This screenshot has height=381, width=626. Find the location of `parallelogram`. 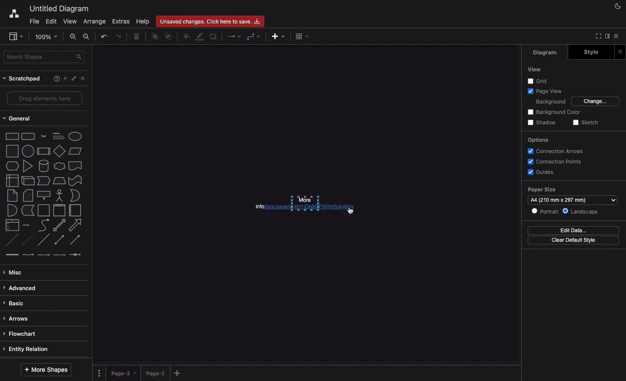

parallelogram is located at coordinates (75, 151).